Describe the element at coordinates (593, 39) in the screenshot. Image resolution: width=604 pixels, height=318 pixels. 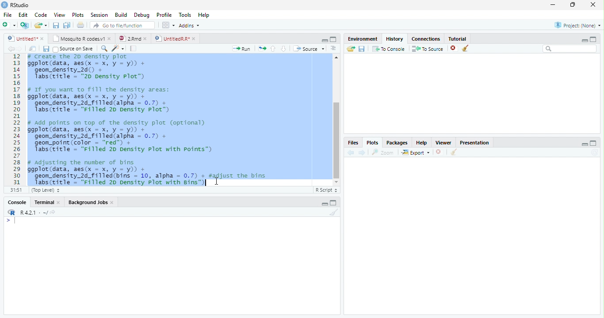
I see `maximize` at that location.